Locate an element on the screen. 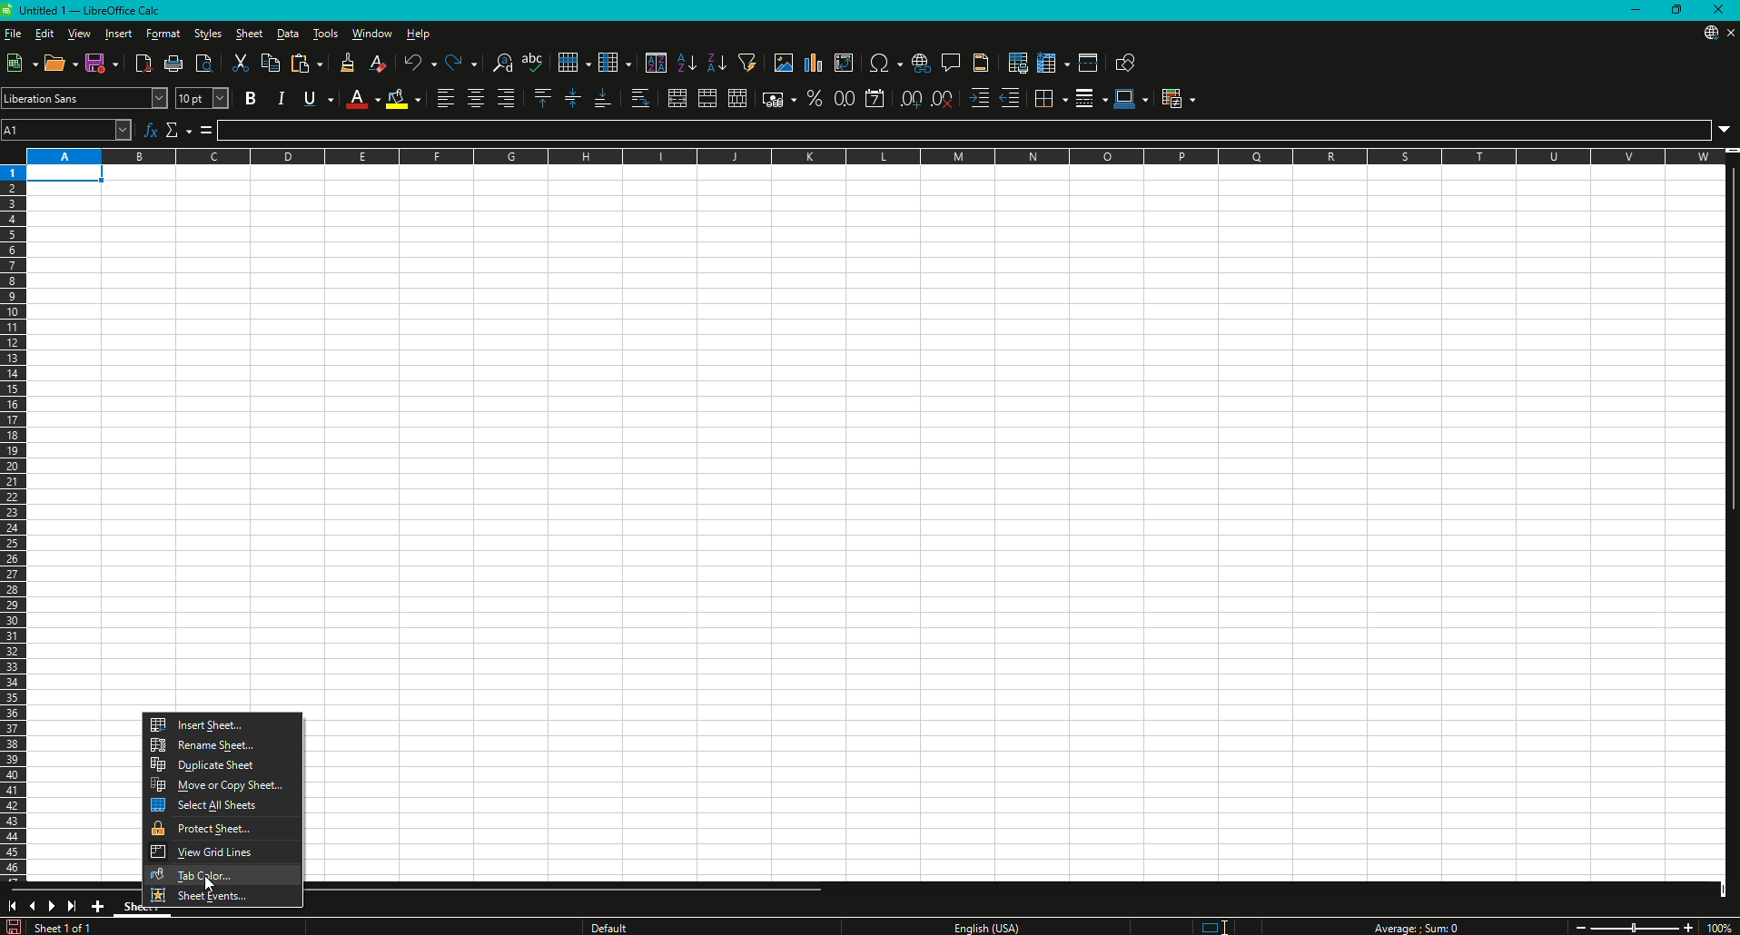 This screenshot has height=935, width=1740. Increase Indent is located at coordinates (980, 98).